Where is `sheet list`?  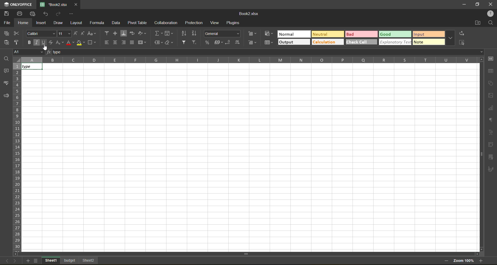
sheet list is located at coordinates (36, 261).